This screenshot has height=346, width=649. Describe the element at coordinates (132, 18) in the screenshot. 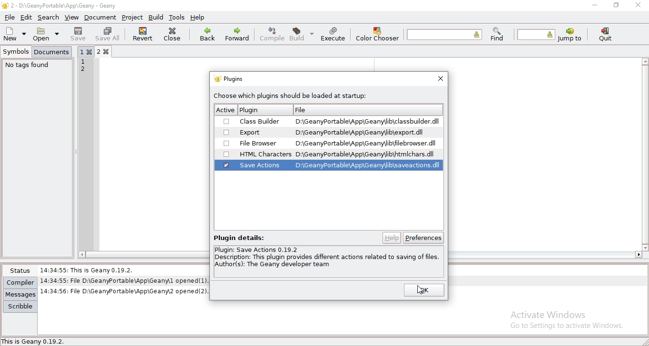

I see `project` at that location.